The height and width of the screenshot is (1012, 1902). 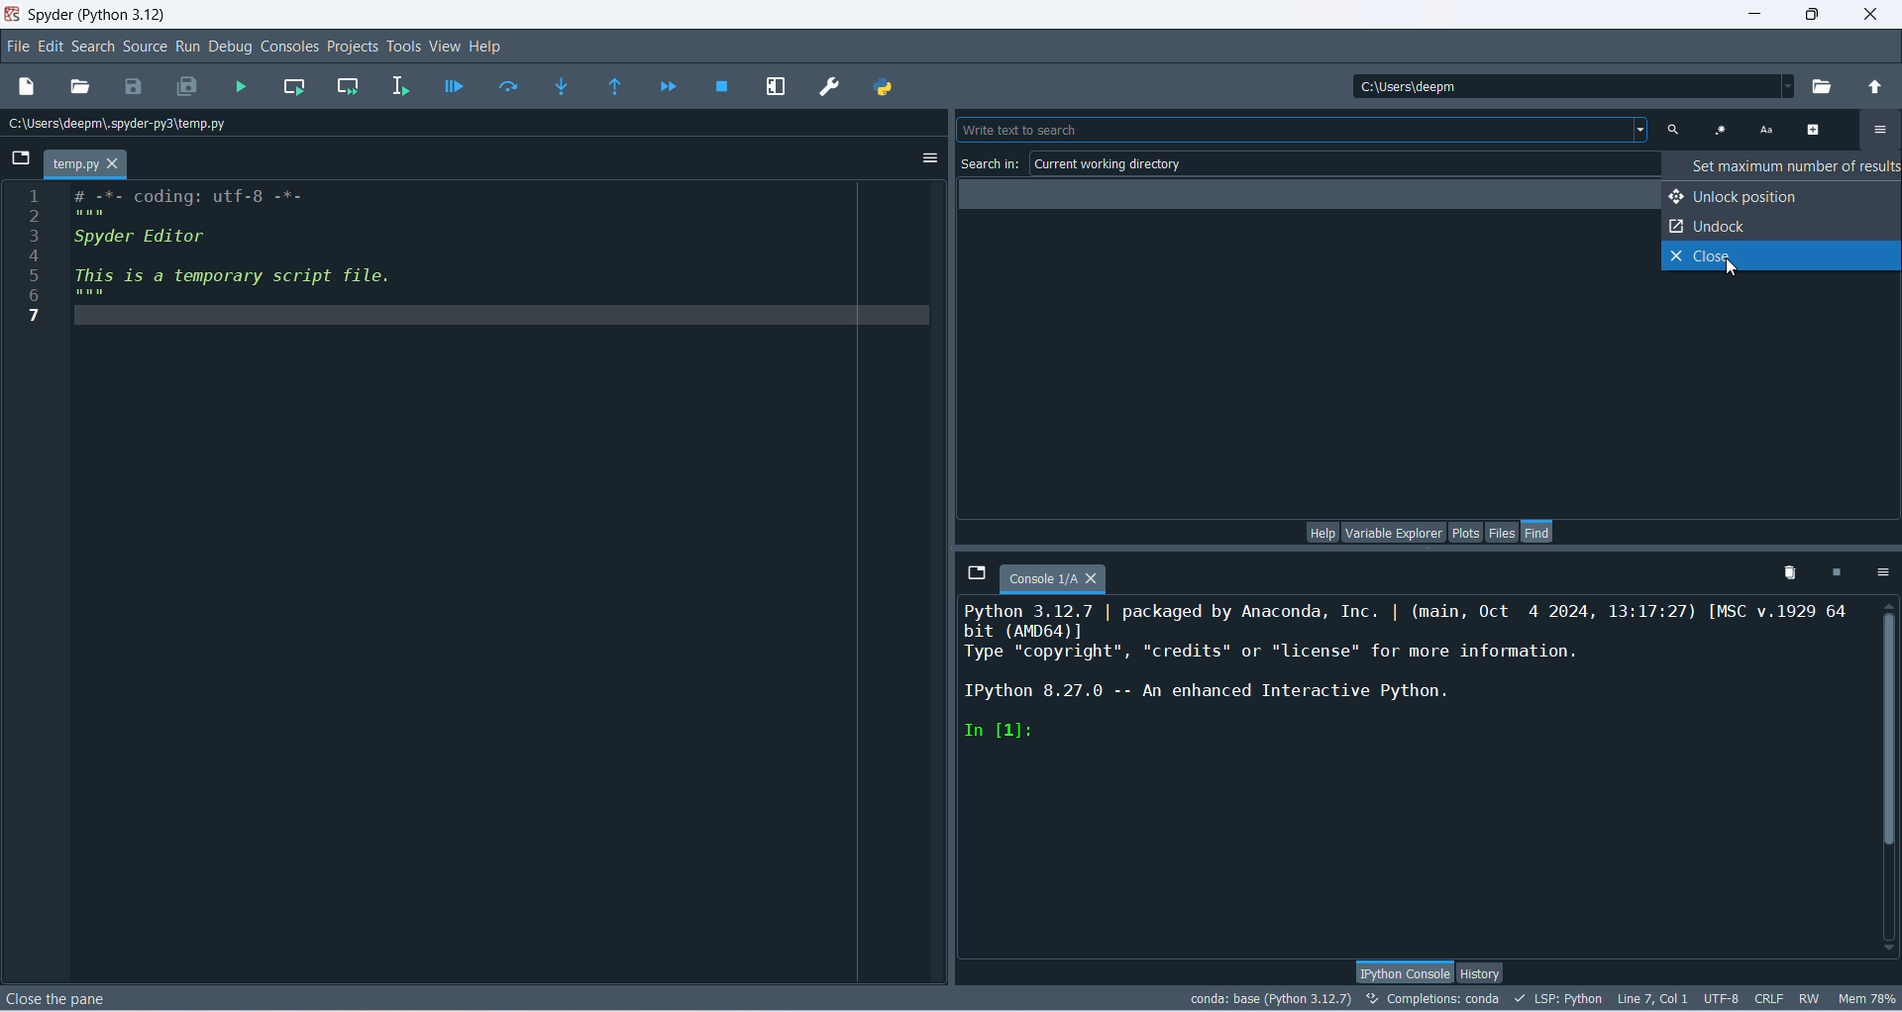 What do you see at coordinates (1053, 580) in the screenshot?
I see `console` at bounding box center [1053, 580].